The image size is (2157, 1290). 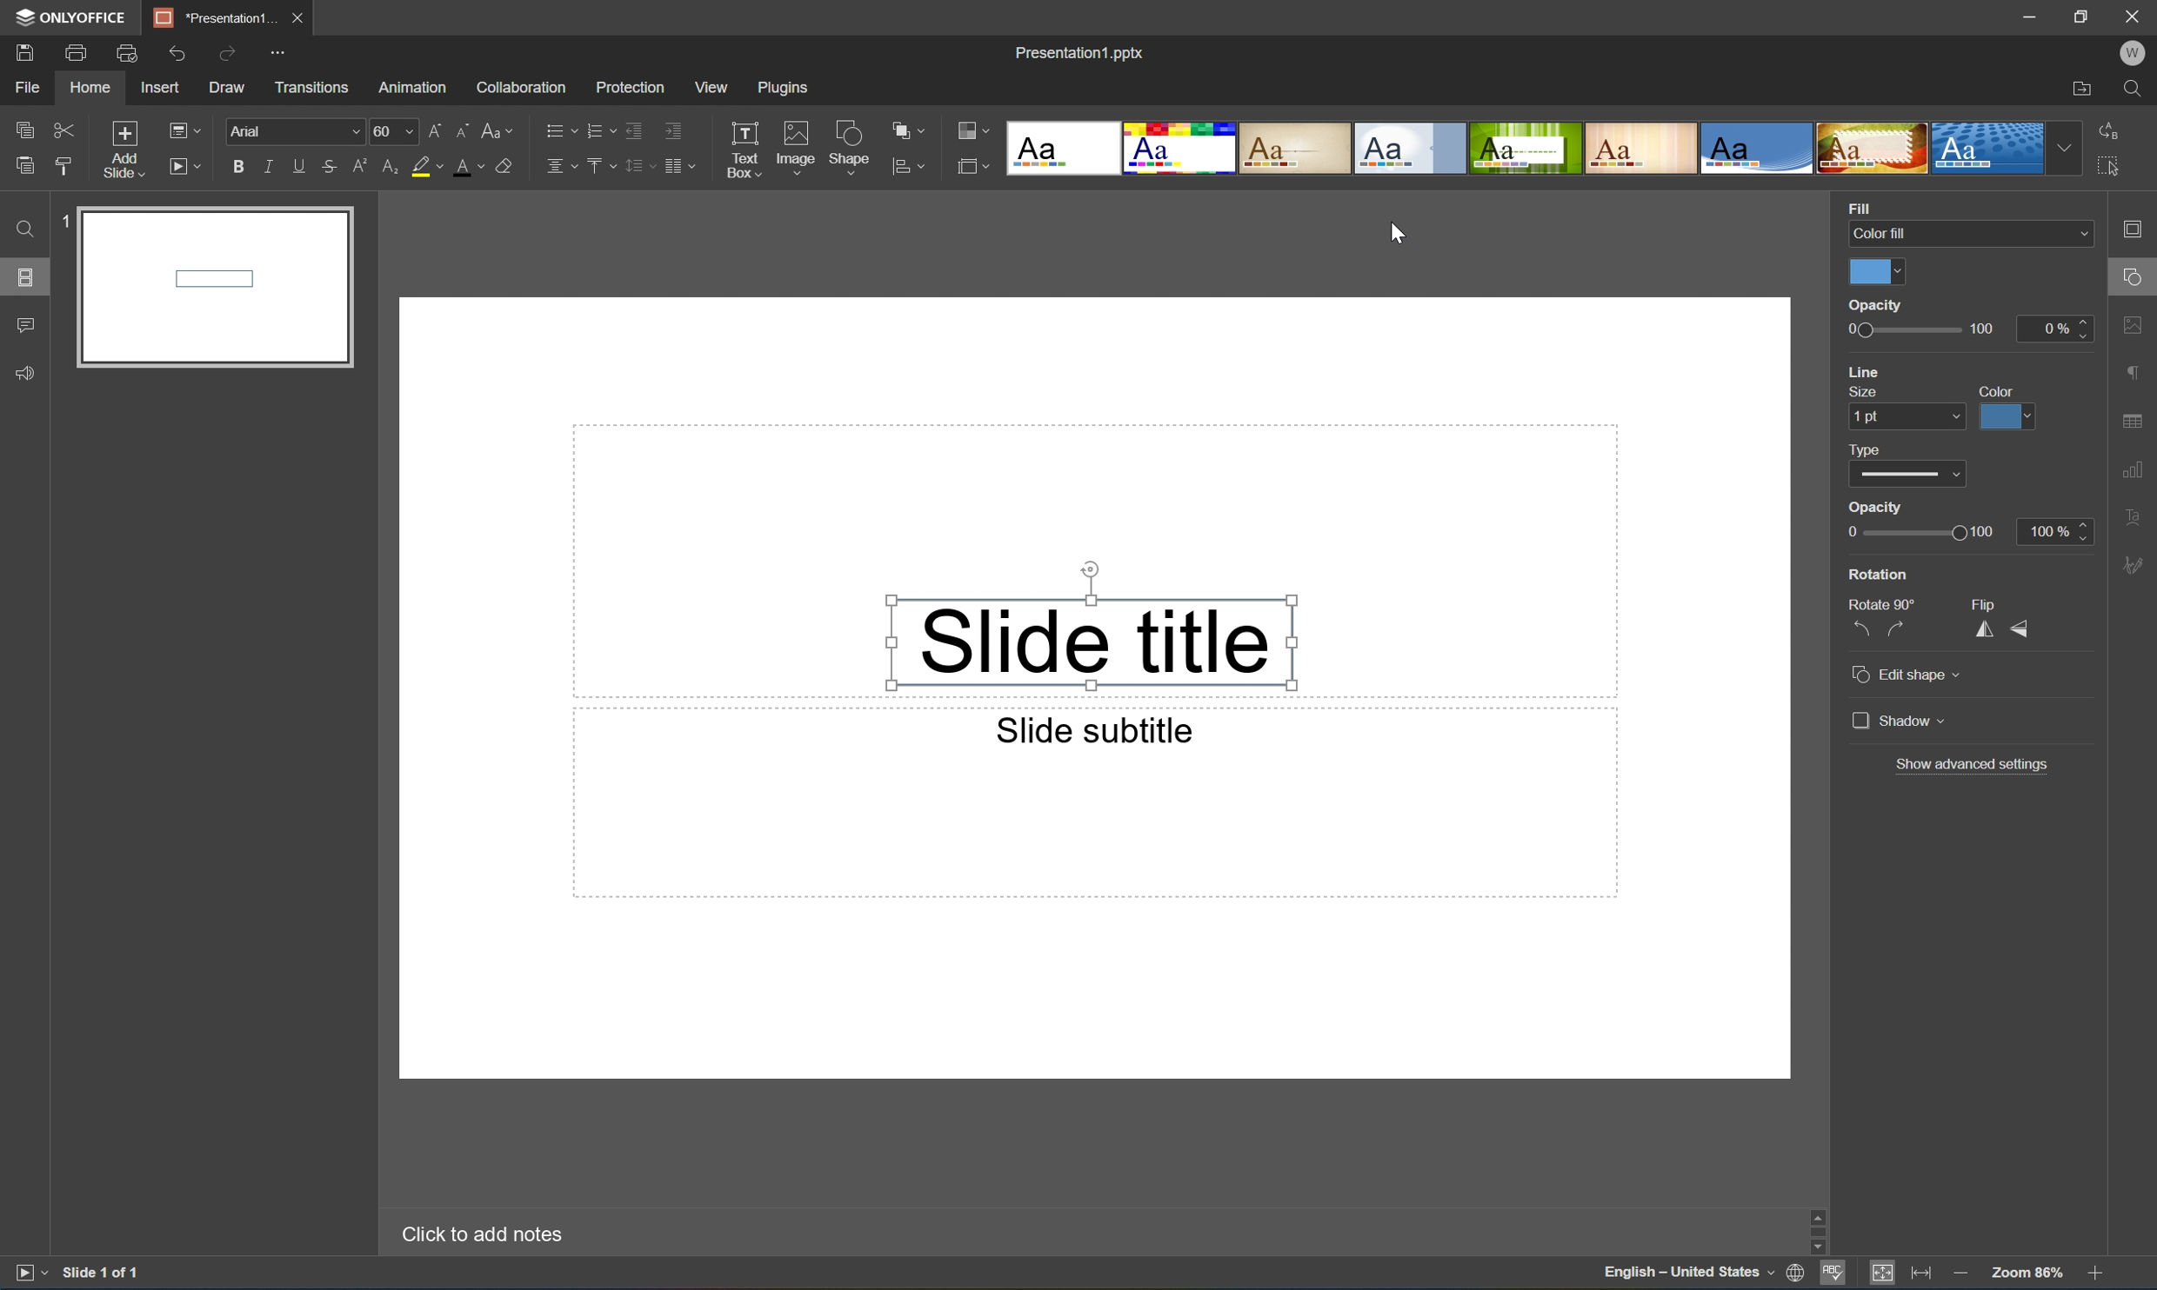 What do you see at coordinates (164, 89) in the screenshot?
I see `Insert` at bounding box center [164, 89].